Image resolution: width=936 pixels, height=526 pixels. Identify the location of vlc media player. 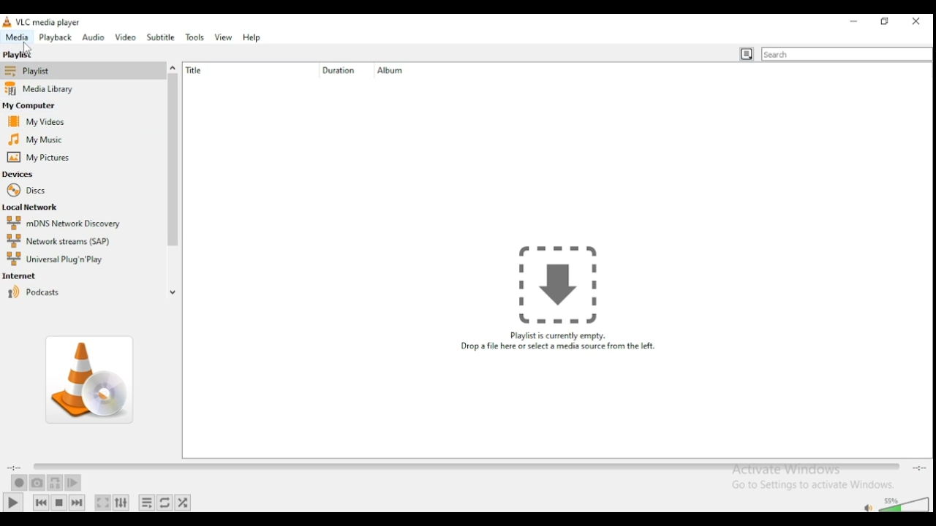
(50, 22).